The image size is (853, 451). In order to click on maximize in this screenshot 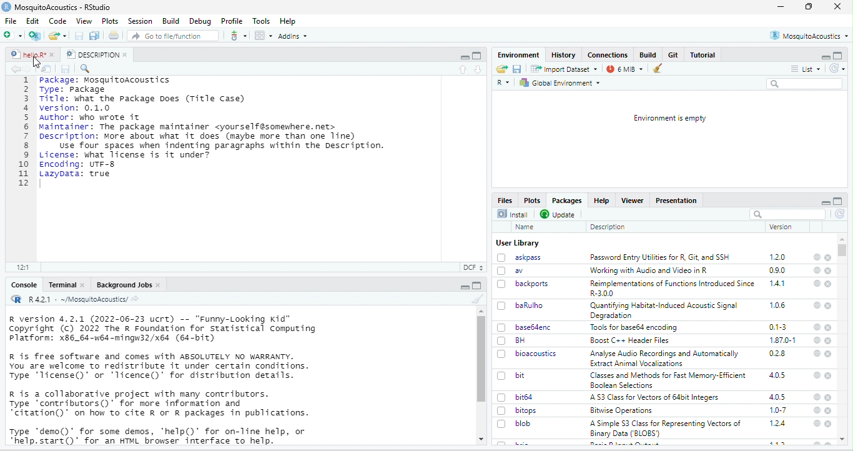, I will do `click(838, 56)`.